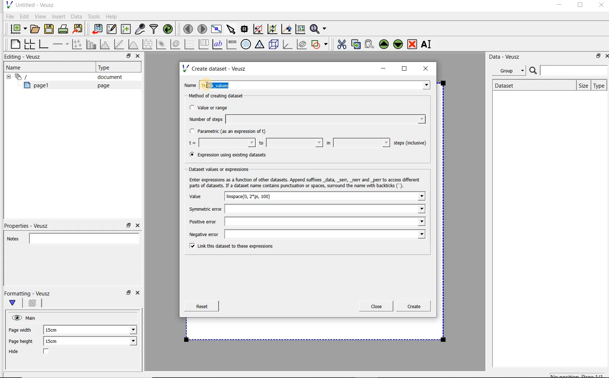  What do you see at coordinates (288, 45) in the screenshot?
I see `3d graph` at bounding box center [288, 45].